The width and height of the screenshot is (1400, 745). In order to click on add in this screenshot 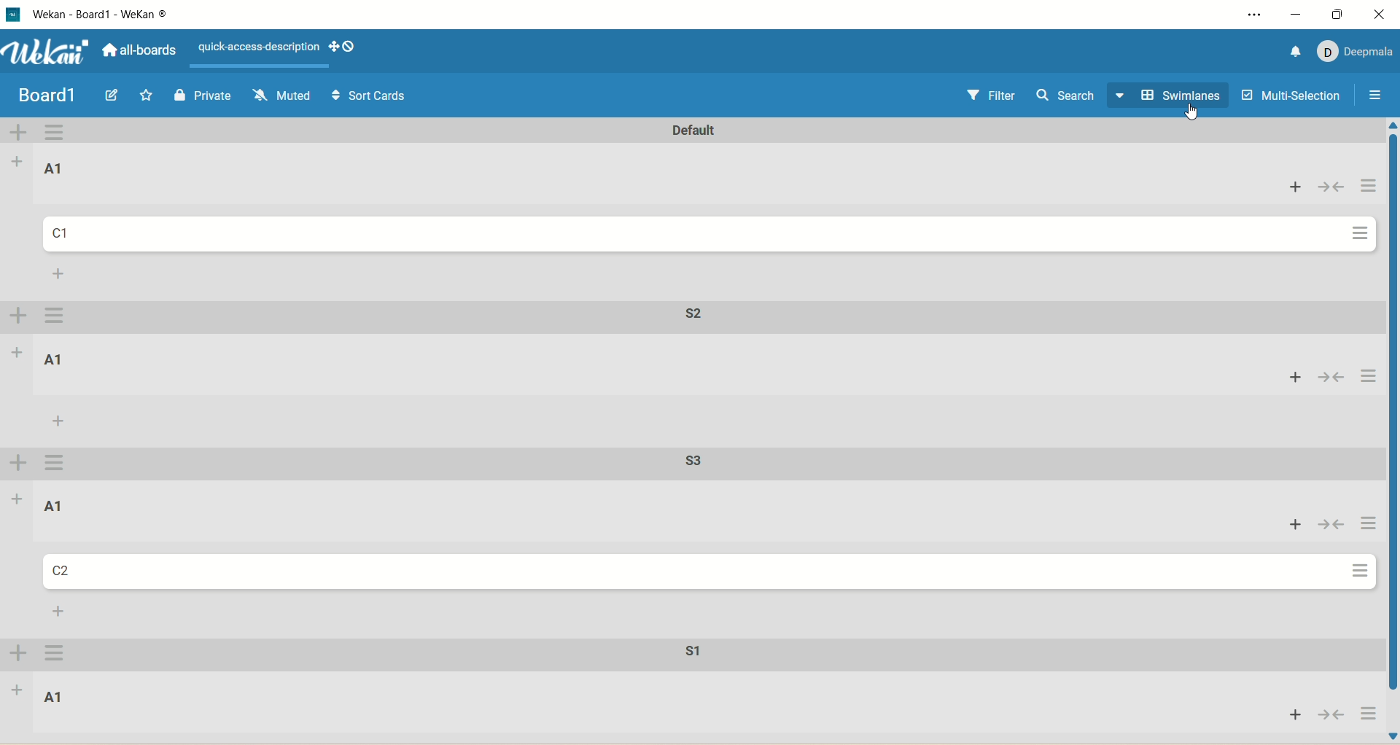, I will do `click(61, 612)`.